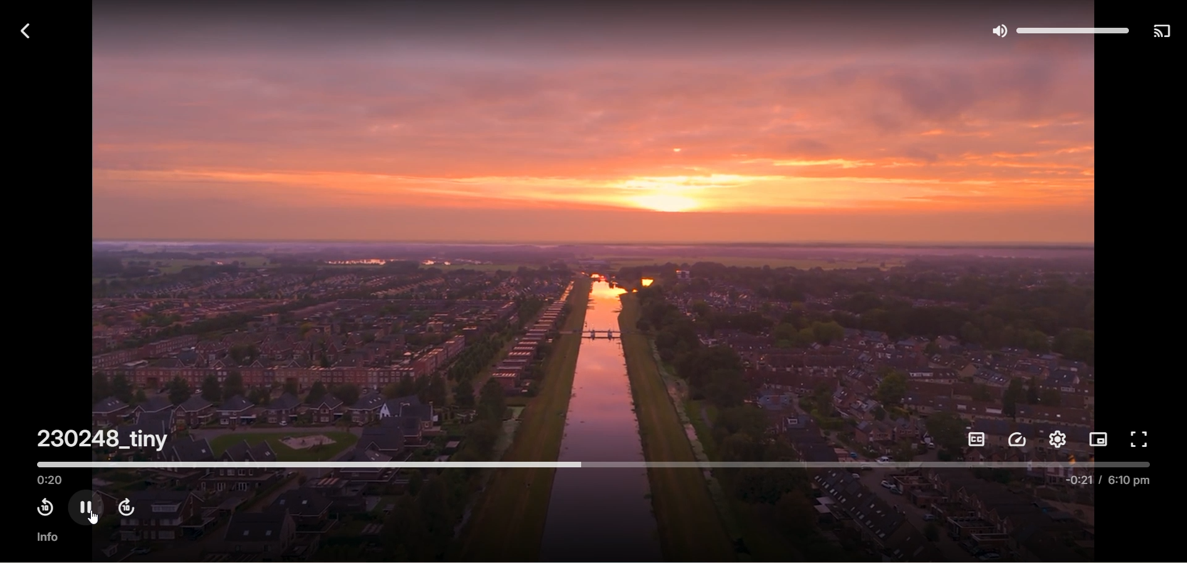 This screenshot has height=563, width=1187. I want to click on volume, so click(1057, 29).